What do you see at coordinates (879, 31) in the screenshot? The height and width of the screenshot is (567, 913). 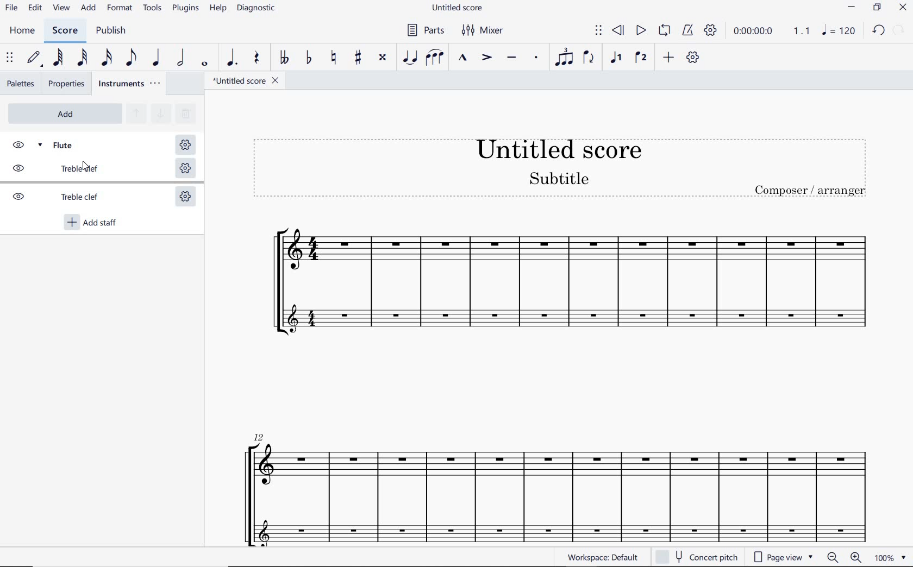 I see `undo` at bounding box center [879, 31].